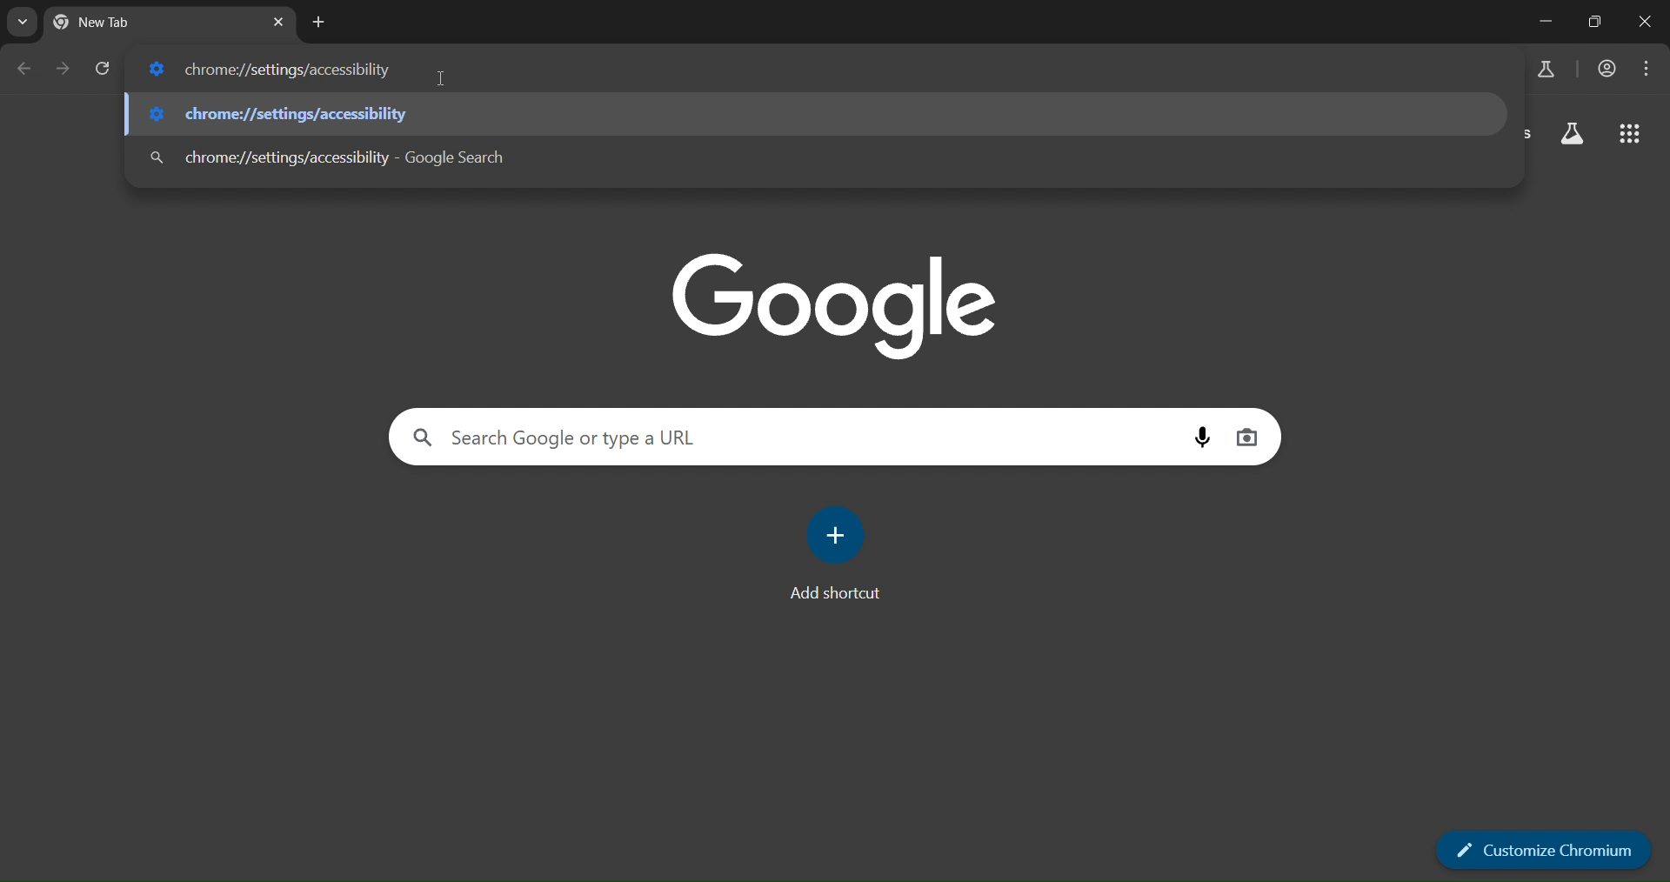  What do you see at coordinates (1541, 851) in the screenshot?
I see `customize chromium` at bounding box center [1541, 851].